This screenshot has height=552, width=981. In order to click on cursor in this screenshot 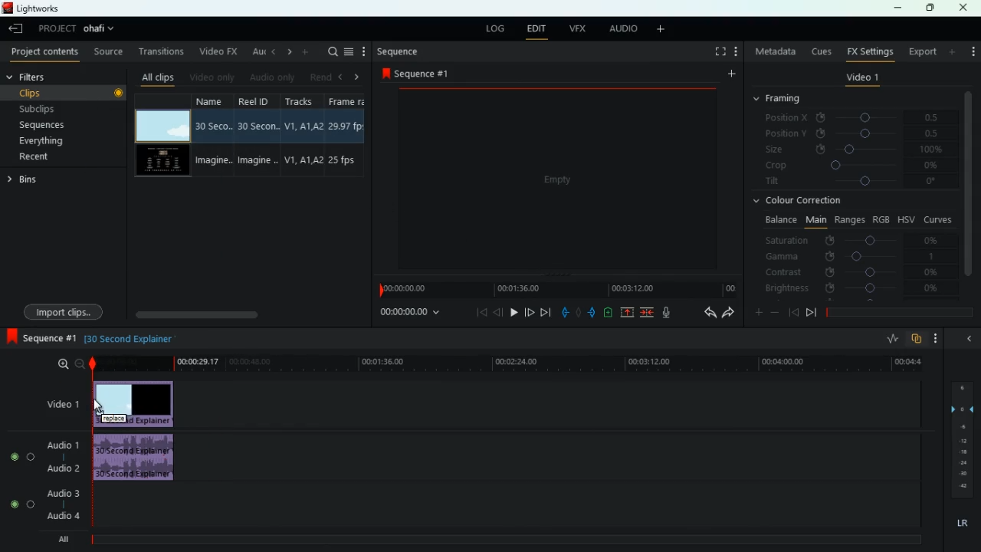, I will do `click(99, 406)`.